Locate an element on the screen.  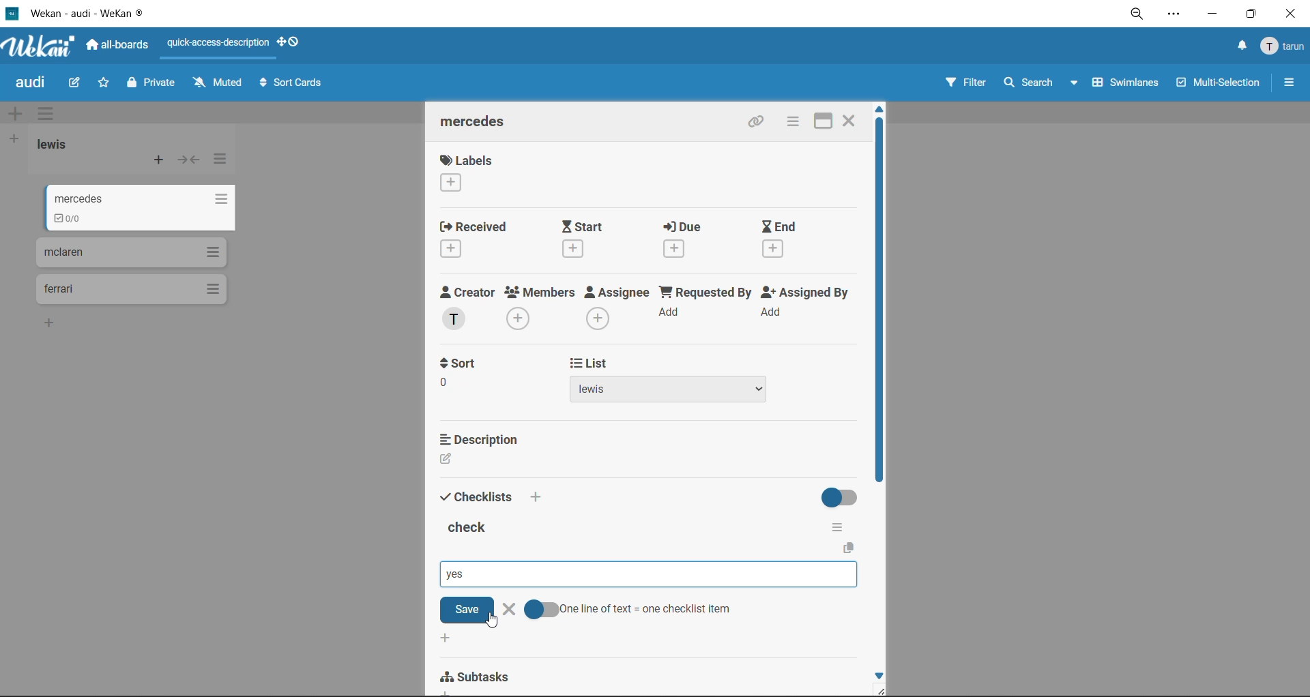
multiselection is located at coordinates (1219, 85).